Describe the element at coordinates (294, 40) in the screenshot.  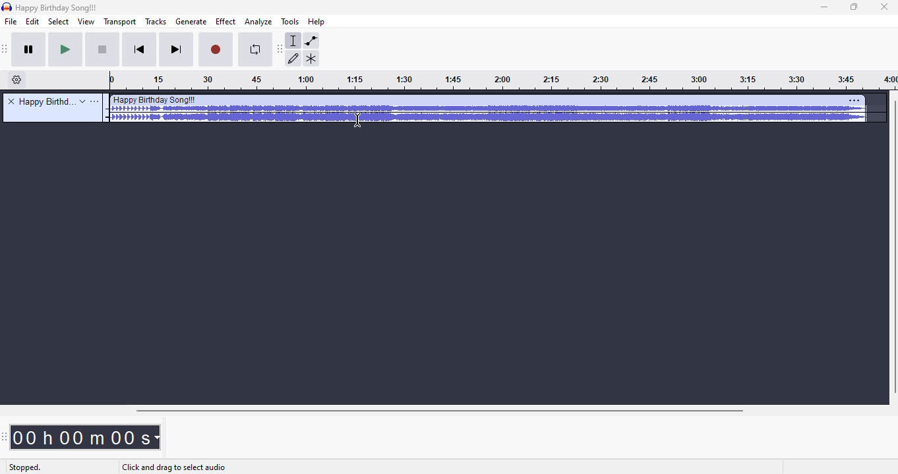
I see `selection tool` at that location.